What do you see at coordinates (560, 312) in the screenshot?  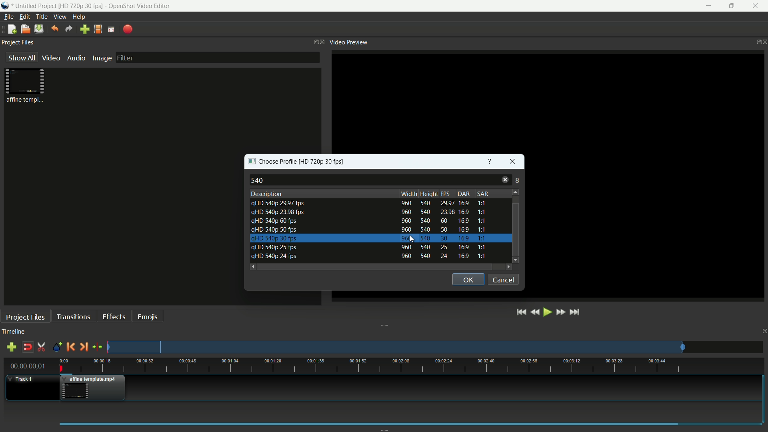 I see `fast forward` at bounding box center [560, 312].